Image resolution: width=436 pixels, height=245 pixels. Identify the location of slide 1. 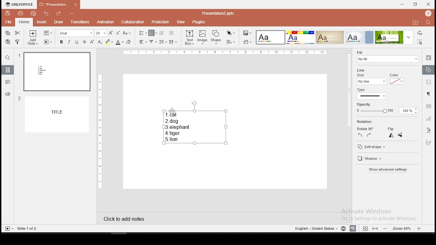
(57, 72).